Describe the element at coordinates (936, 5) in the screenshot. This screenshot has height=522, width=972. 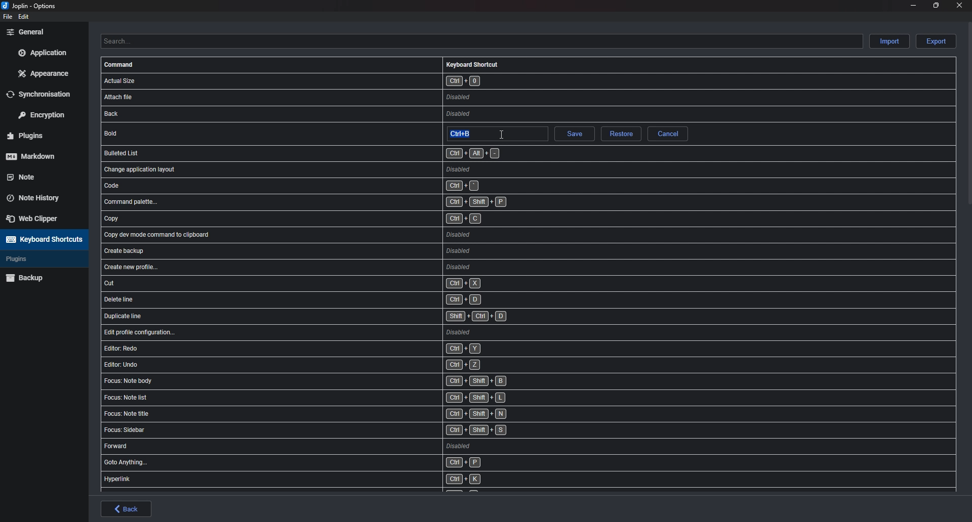
I see `Resize` at that location.